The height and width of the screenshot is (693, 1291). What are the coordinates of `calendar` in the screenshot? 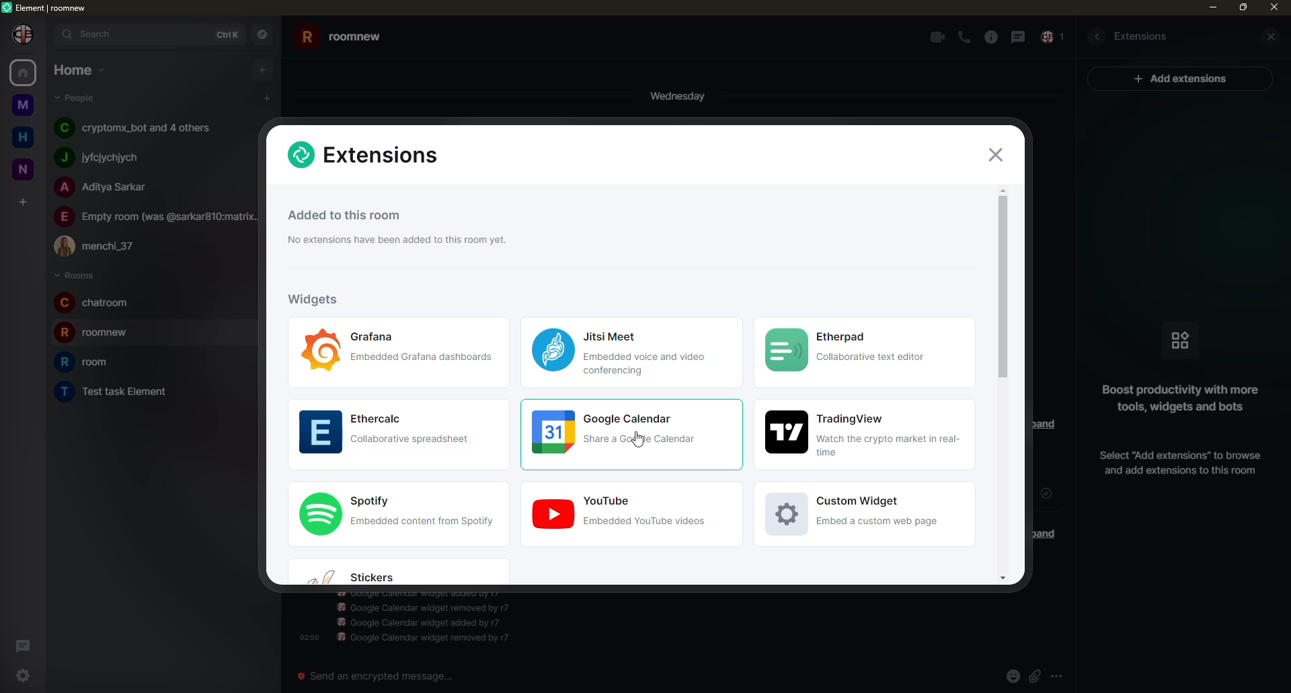 It's located at (615, 435).